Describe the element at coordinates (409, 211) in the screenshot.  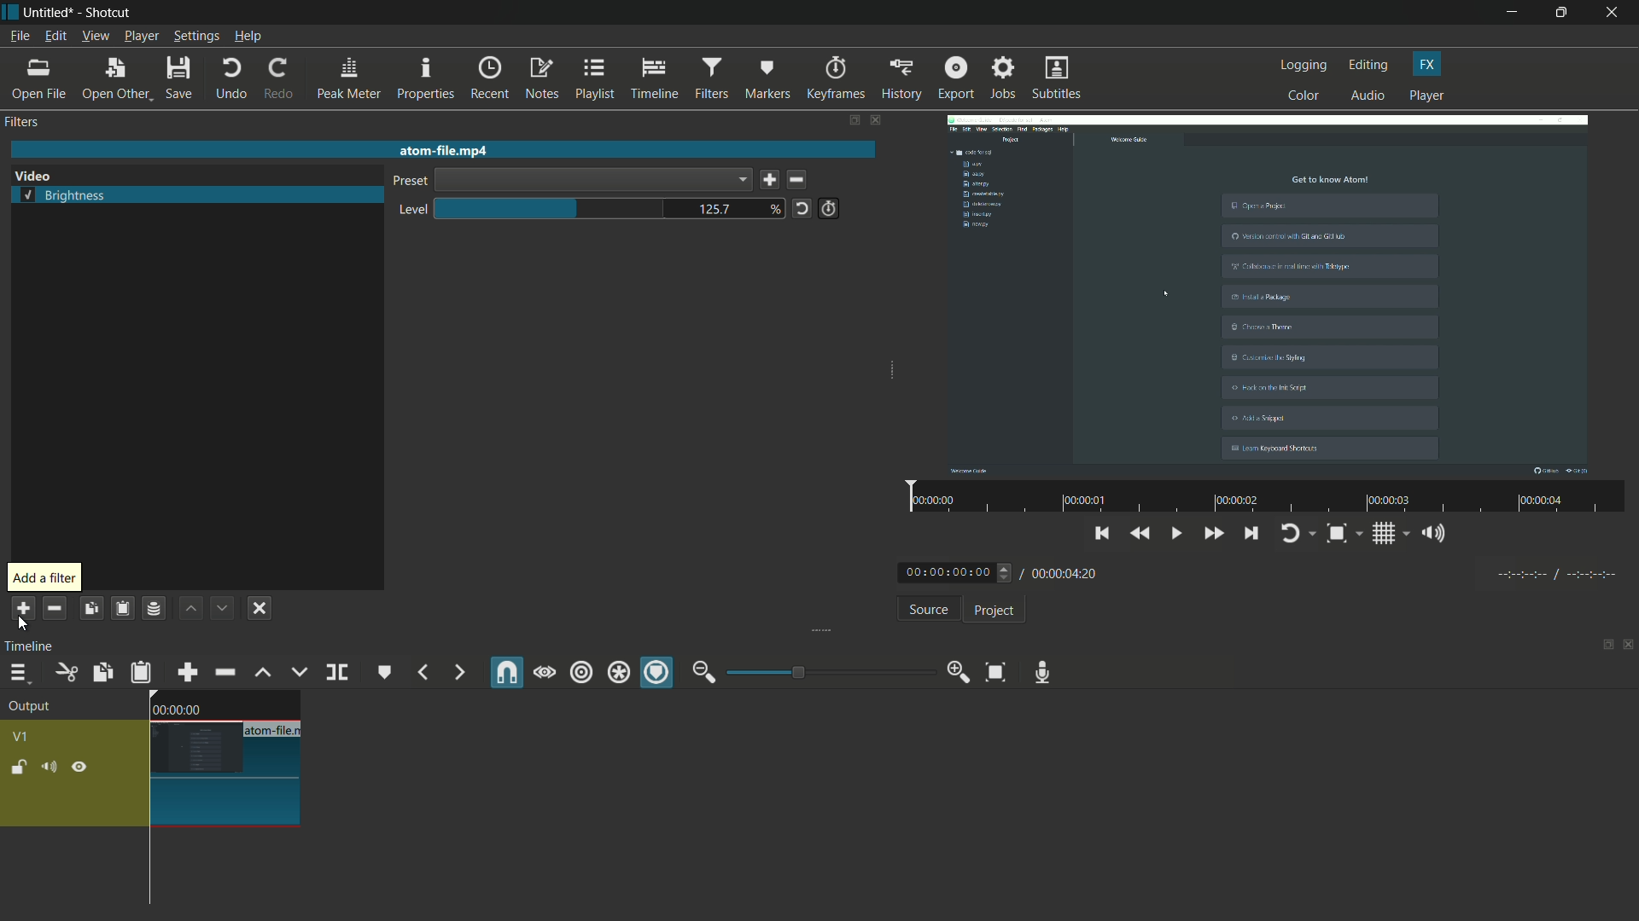
I see `level` at that location.